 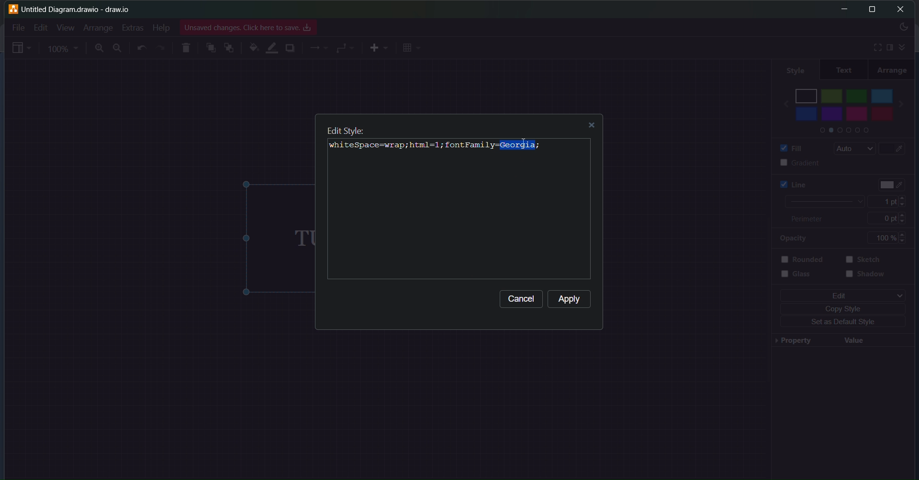 What do you see at coordinates (571, 300) in the screenshot?
I see `Apply` at bounding box center [571, 300].